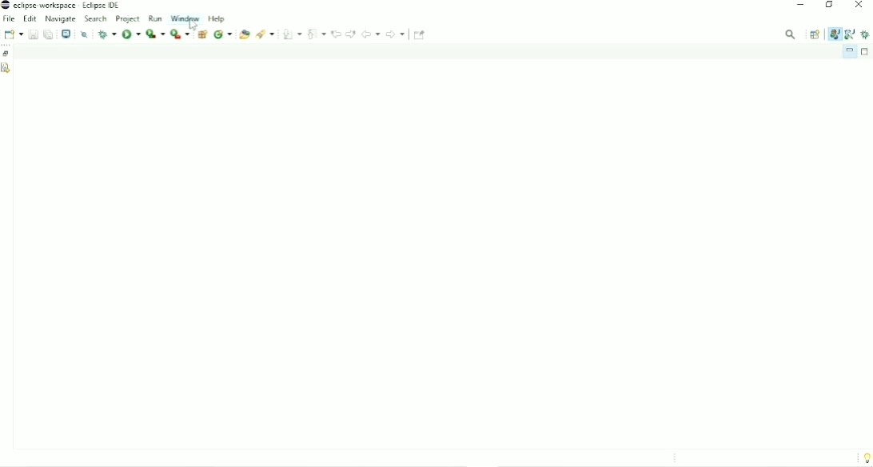  I want to click on Navigate, so click(61, 18).